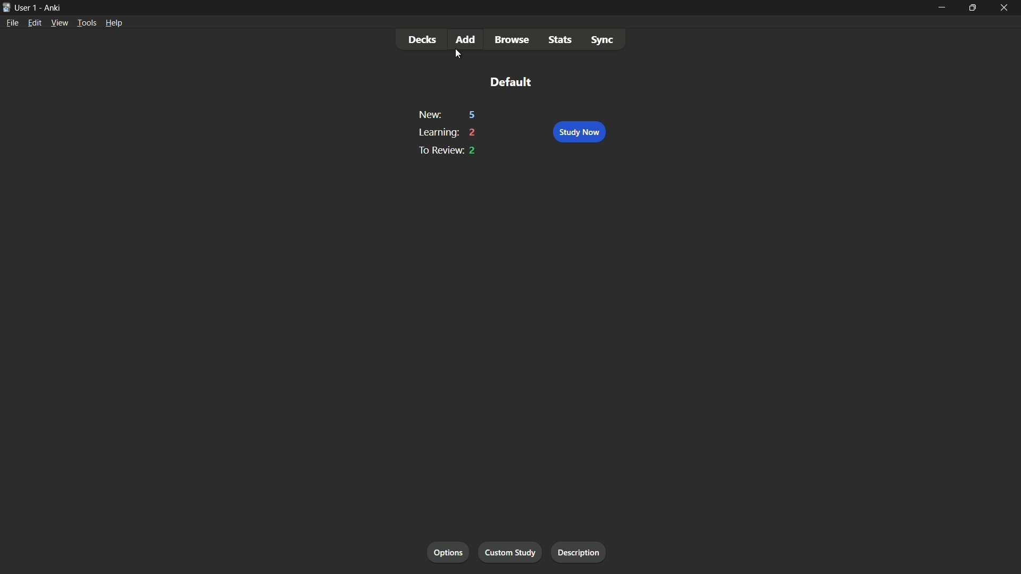  I want to click on default, so click(512, 81).